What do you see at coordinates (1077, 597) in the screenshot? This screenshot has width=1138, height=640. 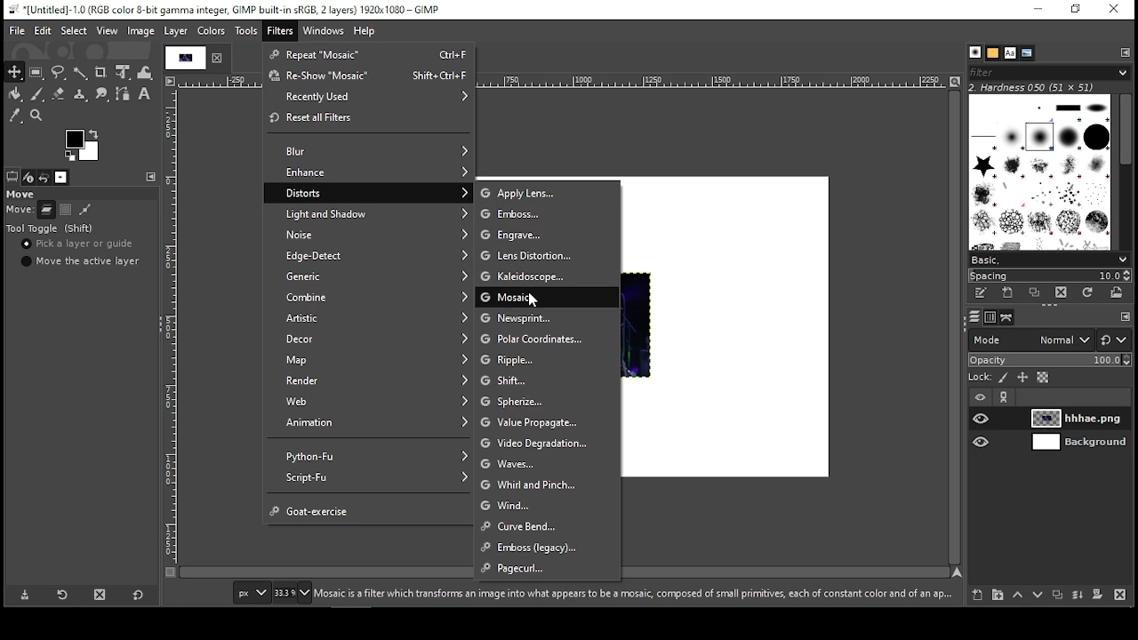 I see `merge layer` at bounding box center [1077, 597].